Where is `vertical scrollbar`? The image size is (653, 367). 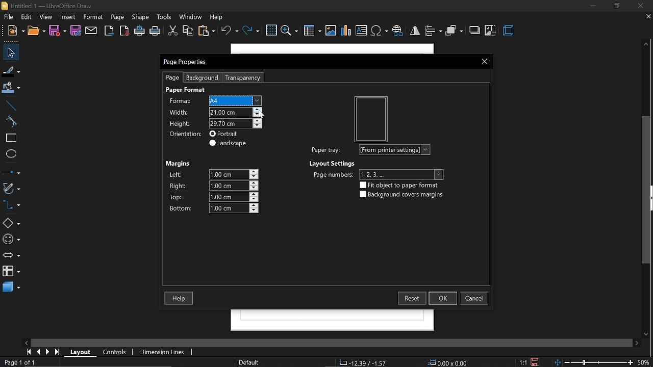
vertical scrollbar is located at coordinates (647, 190).